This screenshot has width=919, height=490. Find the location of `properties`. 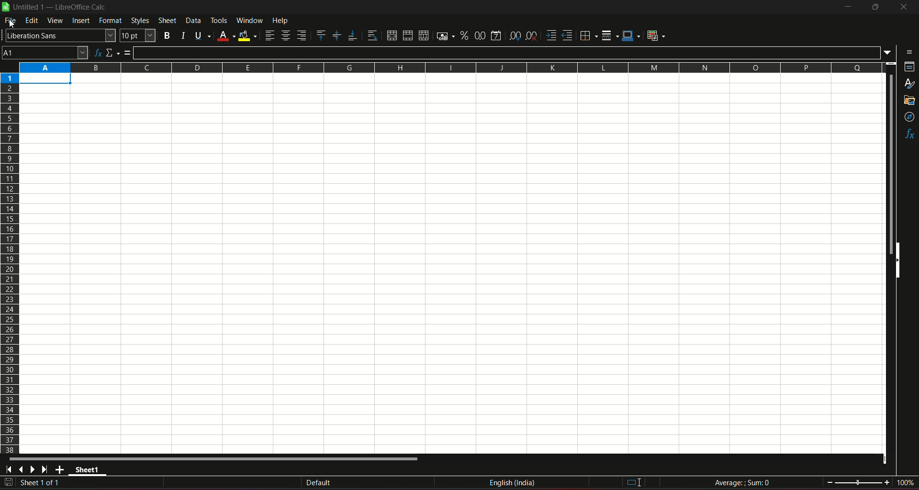

properties is located at coordinates (908, 68).